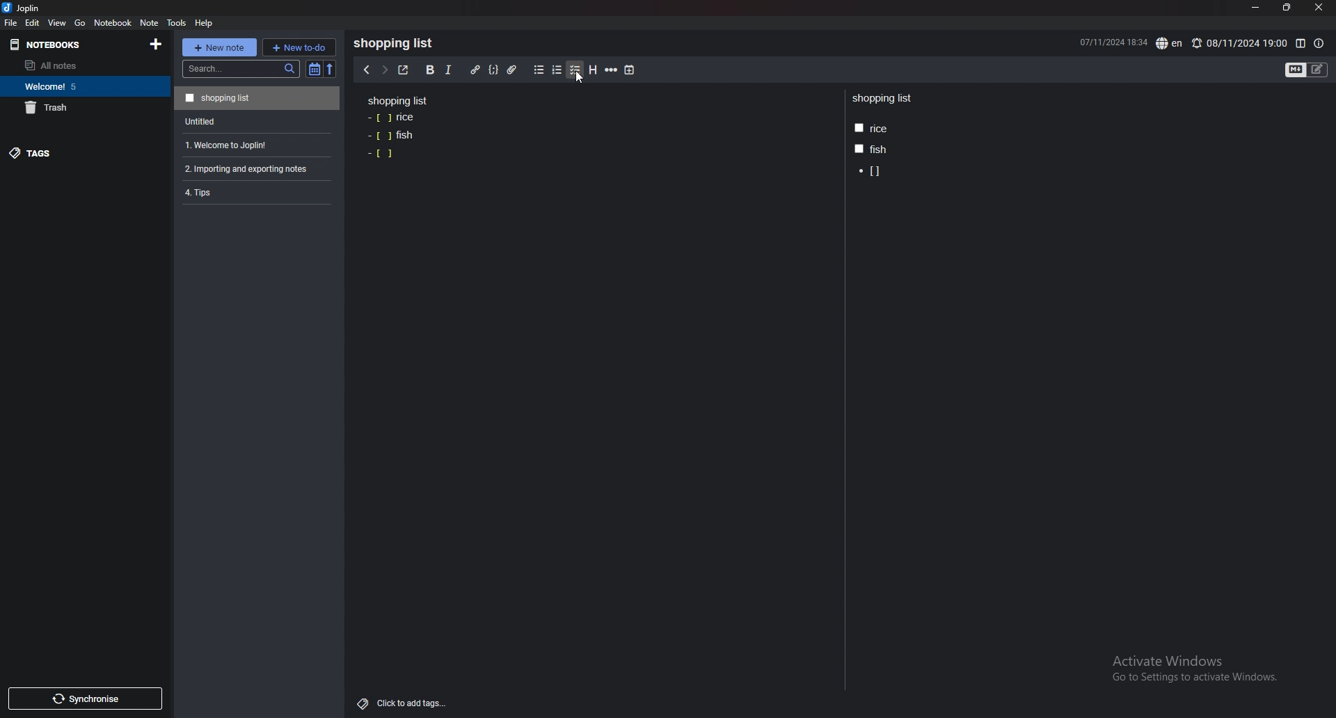 Image resolution: width=1336 pixels, height=718 pixels. What do you see at coordinates (255, 120) in the screenshot?
I see `Untitled` at bounding box center [255, 120].